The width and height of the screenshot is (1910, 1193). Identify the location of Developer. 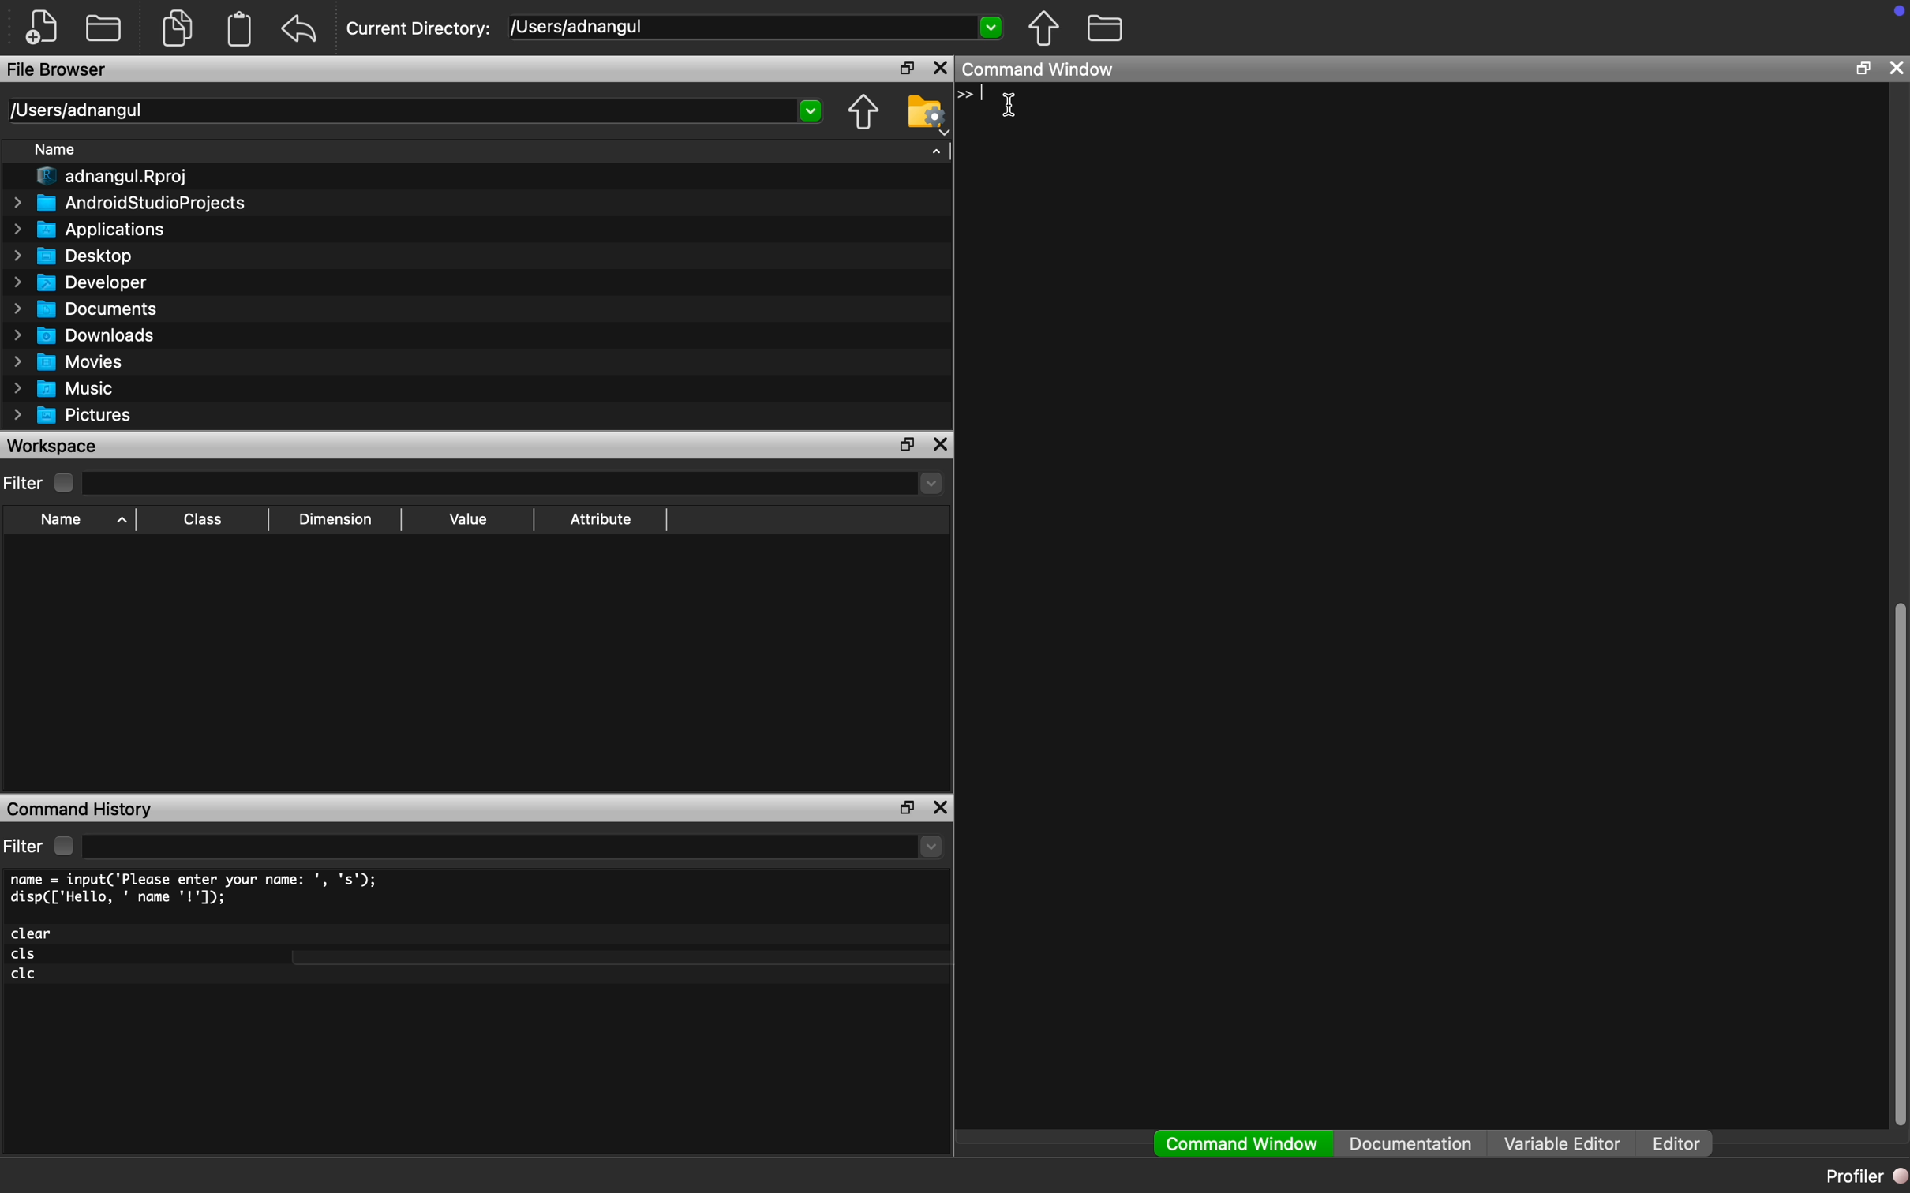
(77, 282).